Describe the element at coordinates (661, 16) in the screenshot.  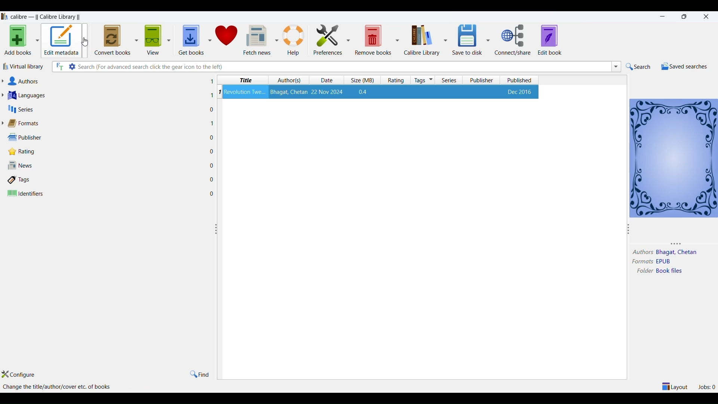
I see `minimize` at that location.